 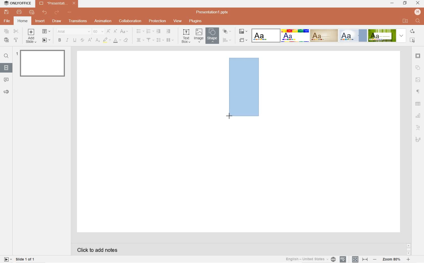 What do you see at coordinates (72, 31) in the screenshot?
I see `font name: Arial` at bounding box center [72, 31].